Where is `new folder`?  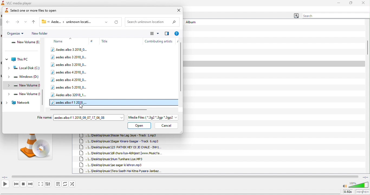
new folder is located at coordinates (40, 33).